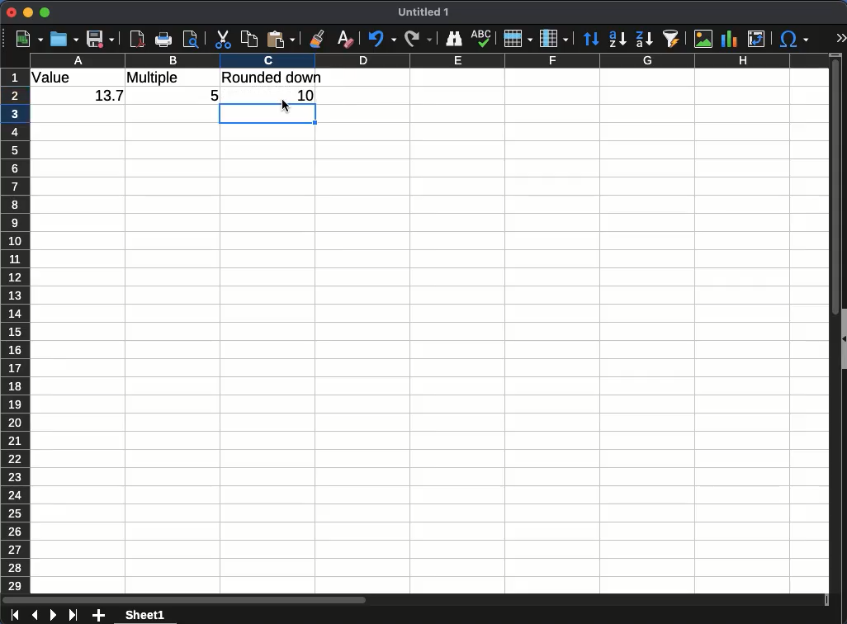 The image size is (847, 624). Describe the element at coordinates (144, 616) in the screenshot. I see `sheet 1` at that location.